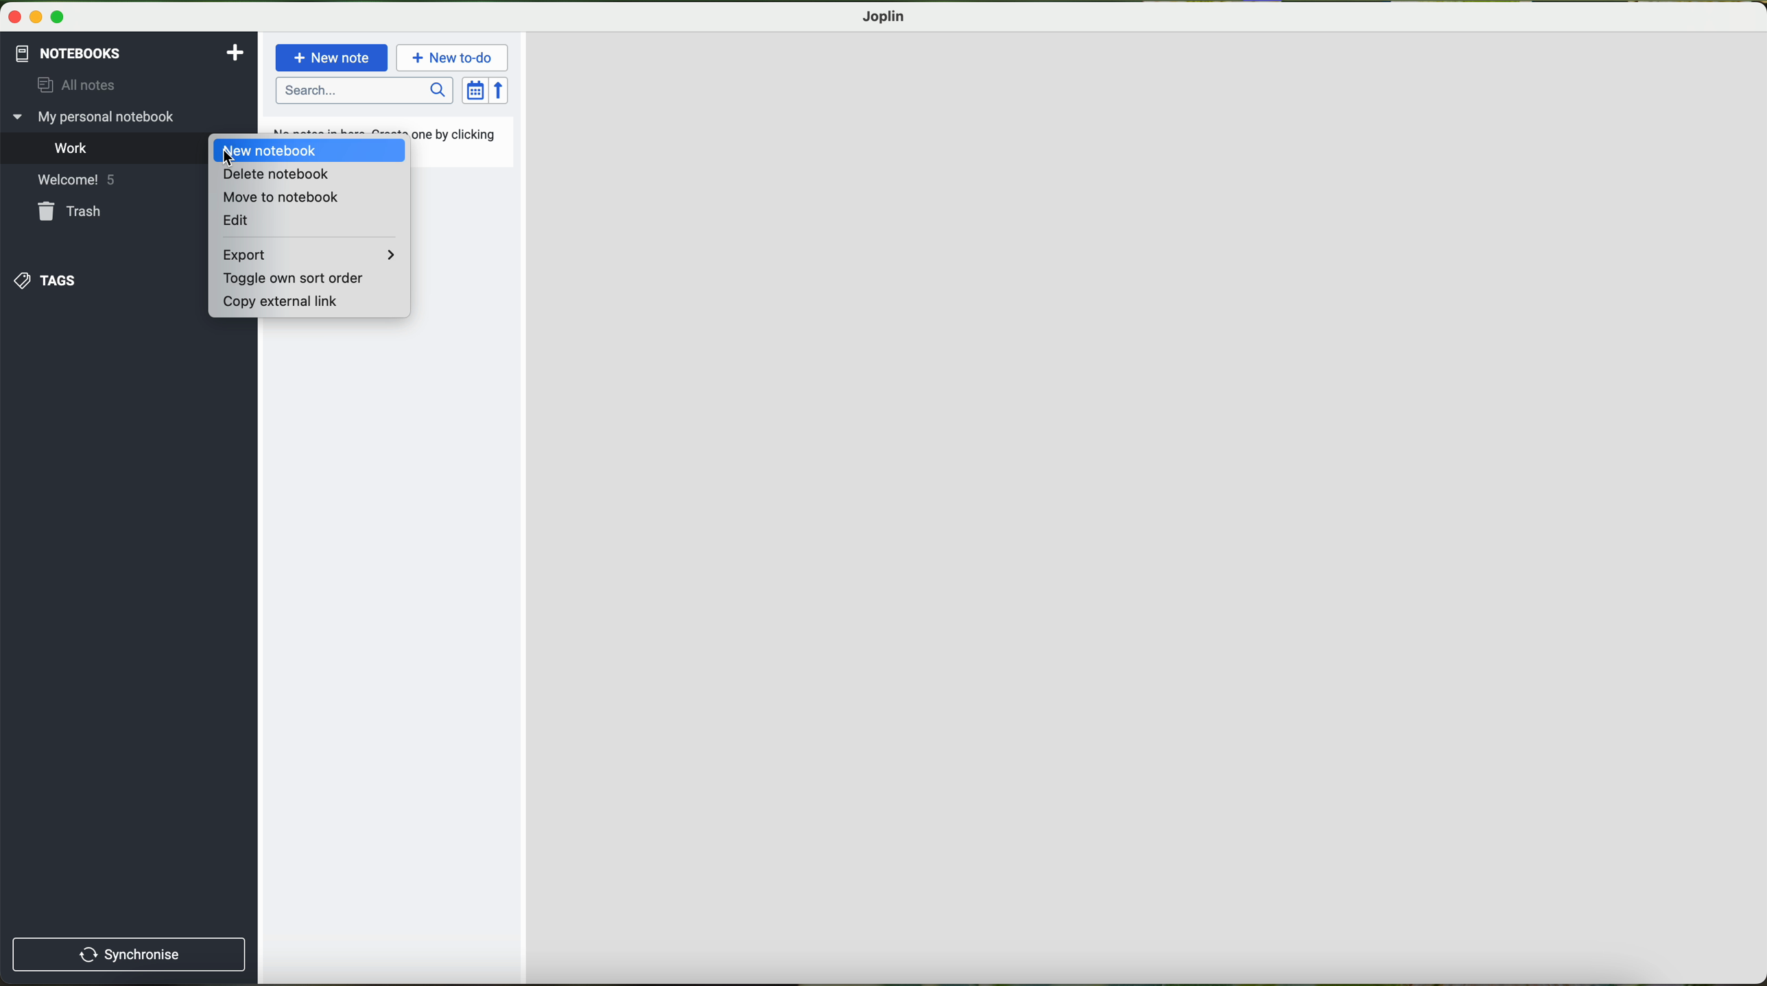 The image size is (1767, 986). Describe the element at coordinates (366, 91) in the screenshot. I see `search bar` at that location.